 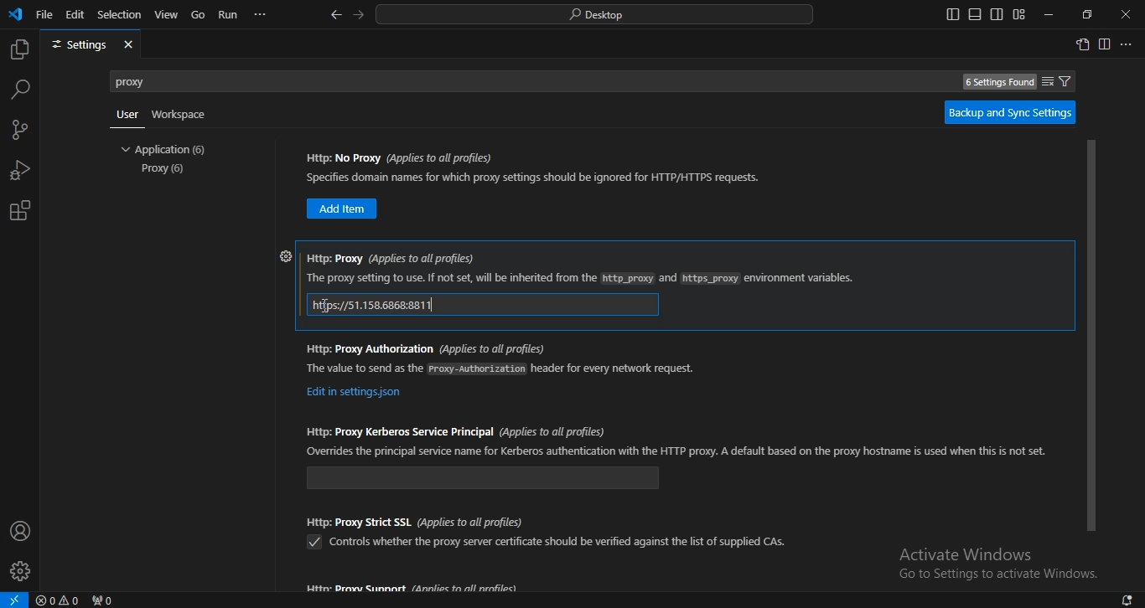 What do you see at coordinates (337, 15) in the screenshot?
I see `go back` at bounding box center [337, 15].